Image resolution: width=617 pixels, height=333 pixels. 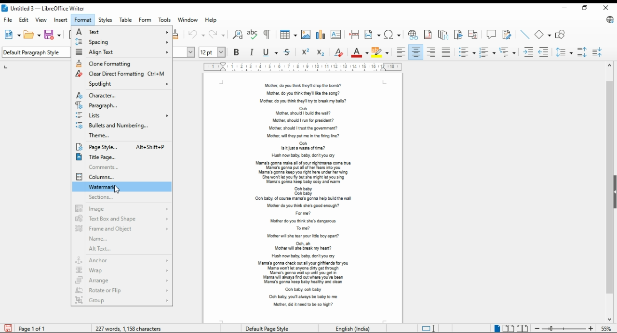 I want to click on insert page break, so click(x=355, y=35).